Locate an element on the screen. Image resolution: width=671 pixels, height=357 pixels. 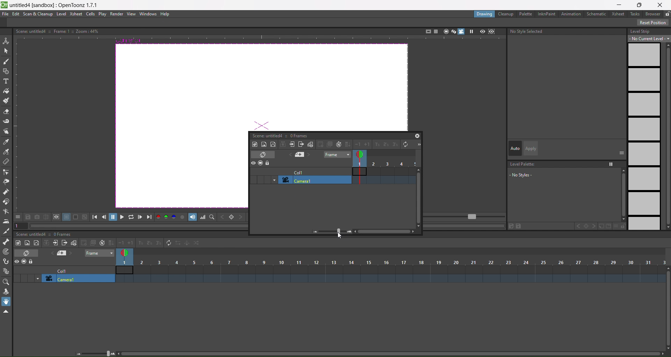
scroll bar is located at coordinates (667, 309).